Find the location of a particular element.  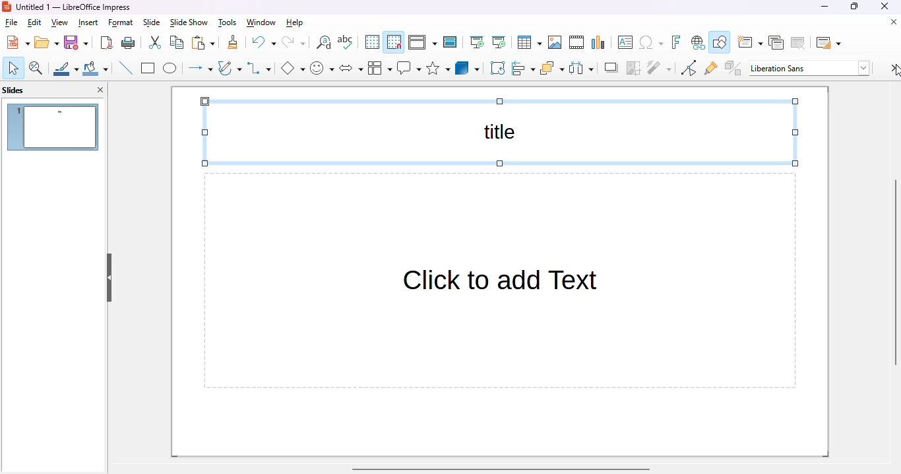

slide show is located at coordinates (189, 22).